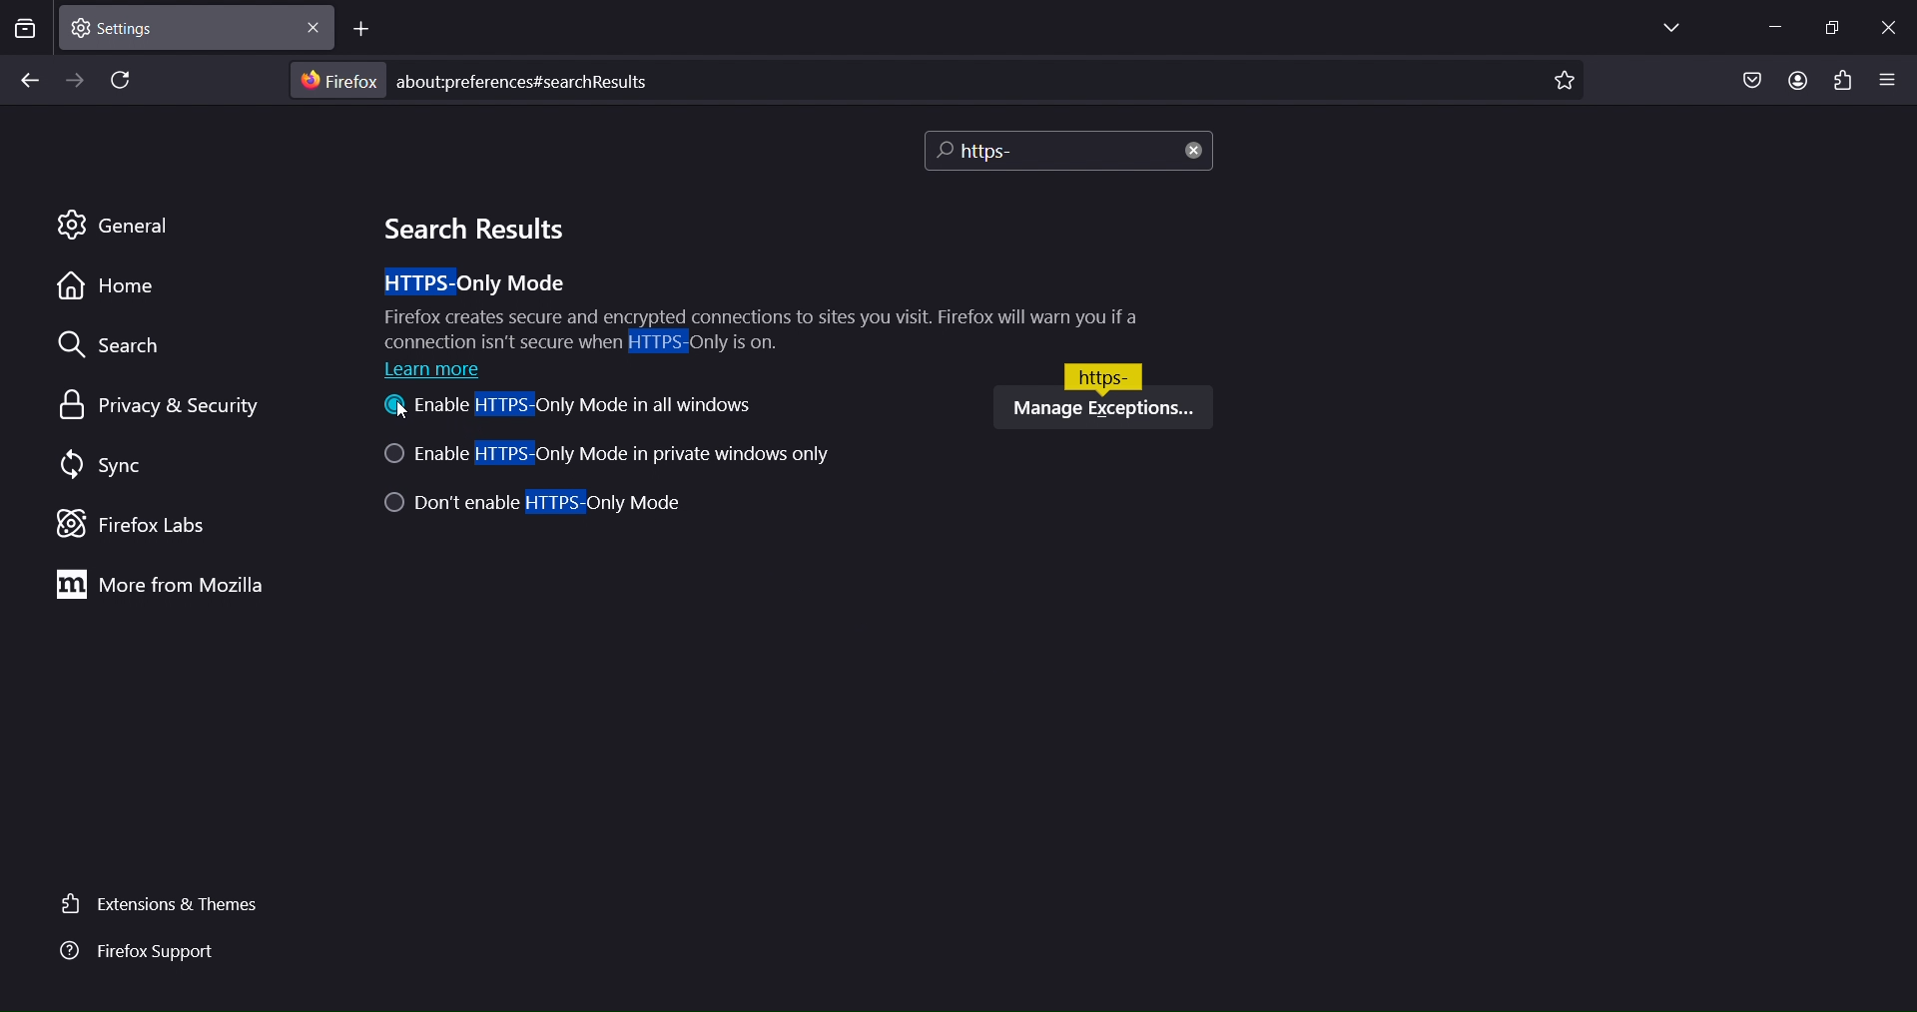 The image size is (1917, 1012). Describe the element at coordinates (470, 229) in the screenshot. I see `search results` at that location.